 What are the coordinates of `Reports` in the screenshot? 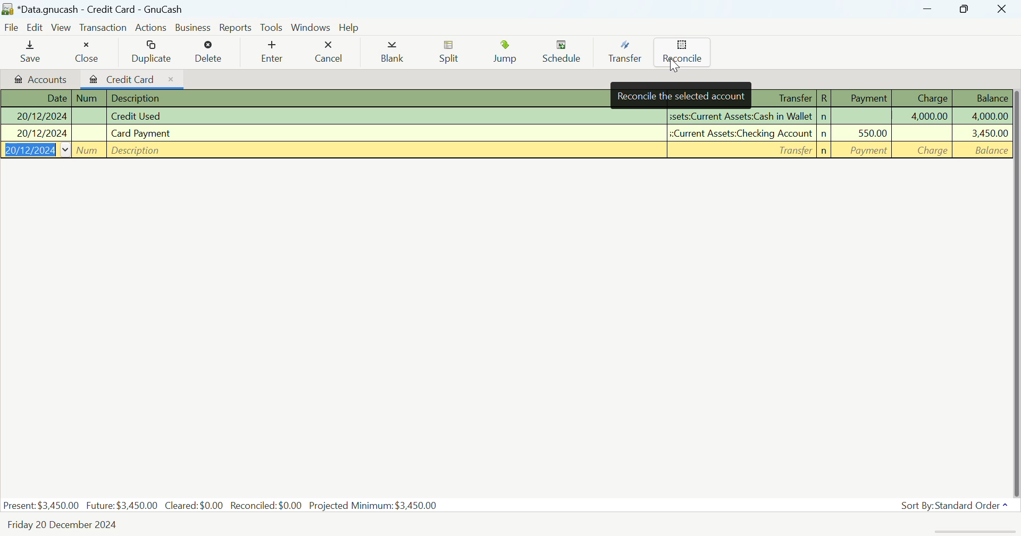 It's located at (236, 27).